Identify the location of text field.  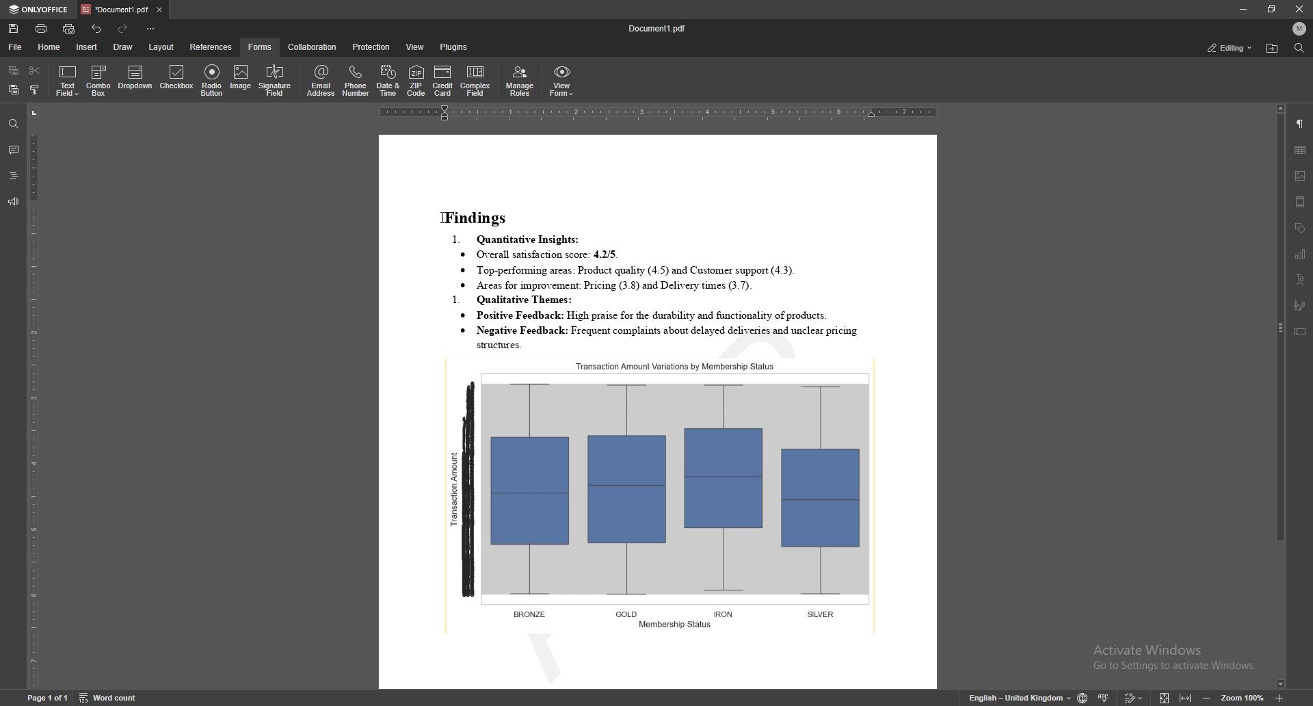
(68, 80).